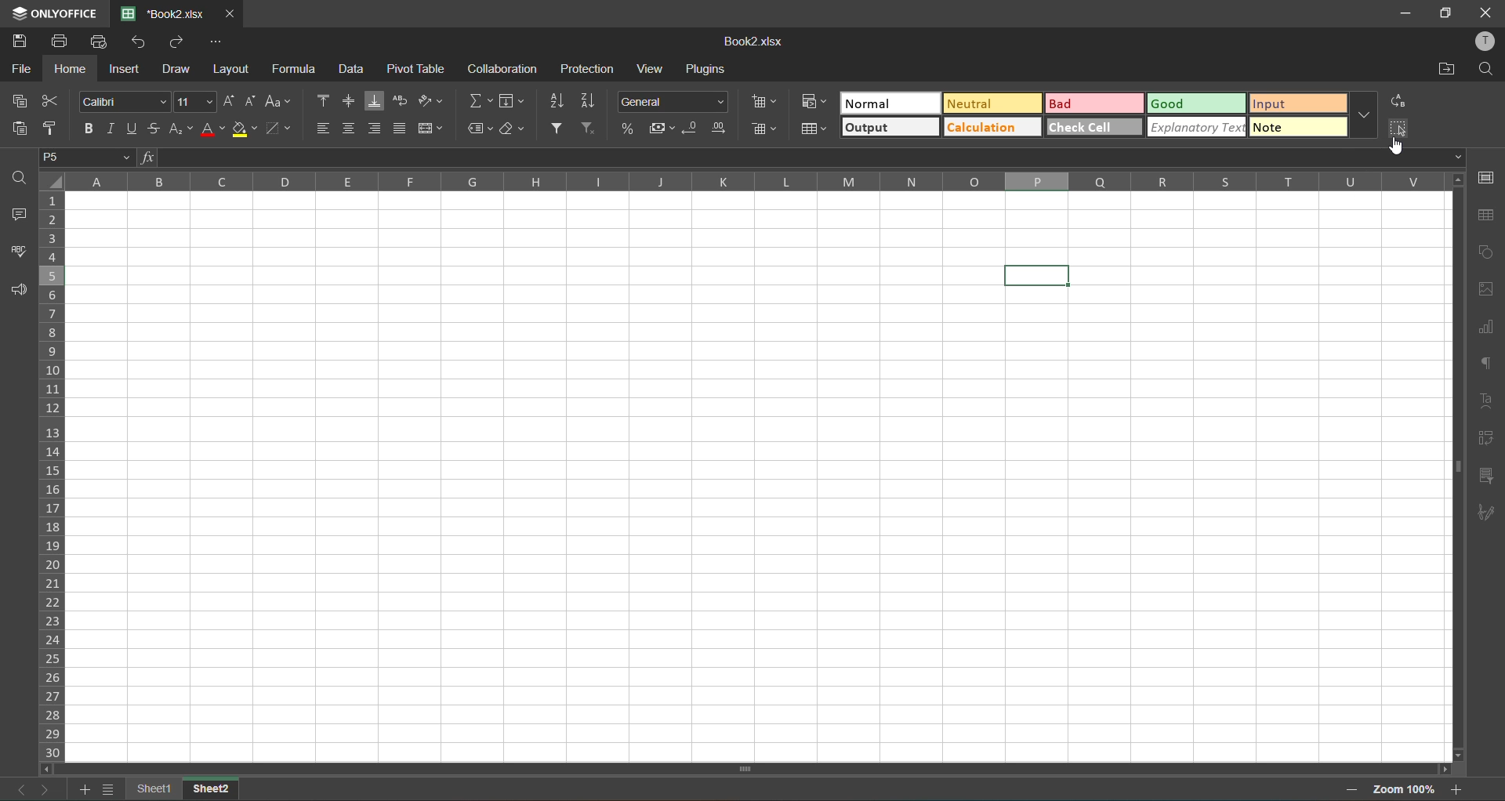 This screenshot has width=1505, height=801. What do you see at coordinates (1400, 148) in the screenshot?
I see `cursor` at bounding box center [1400, 148].